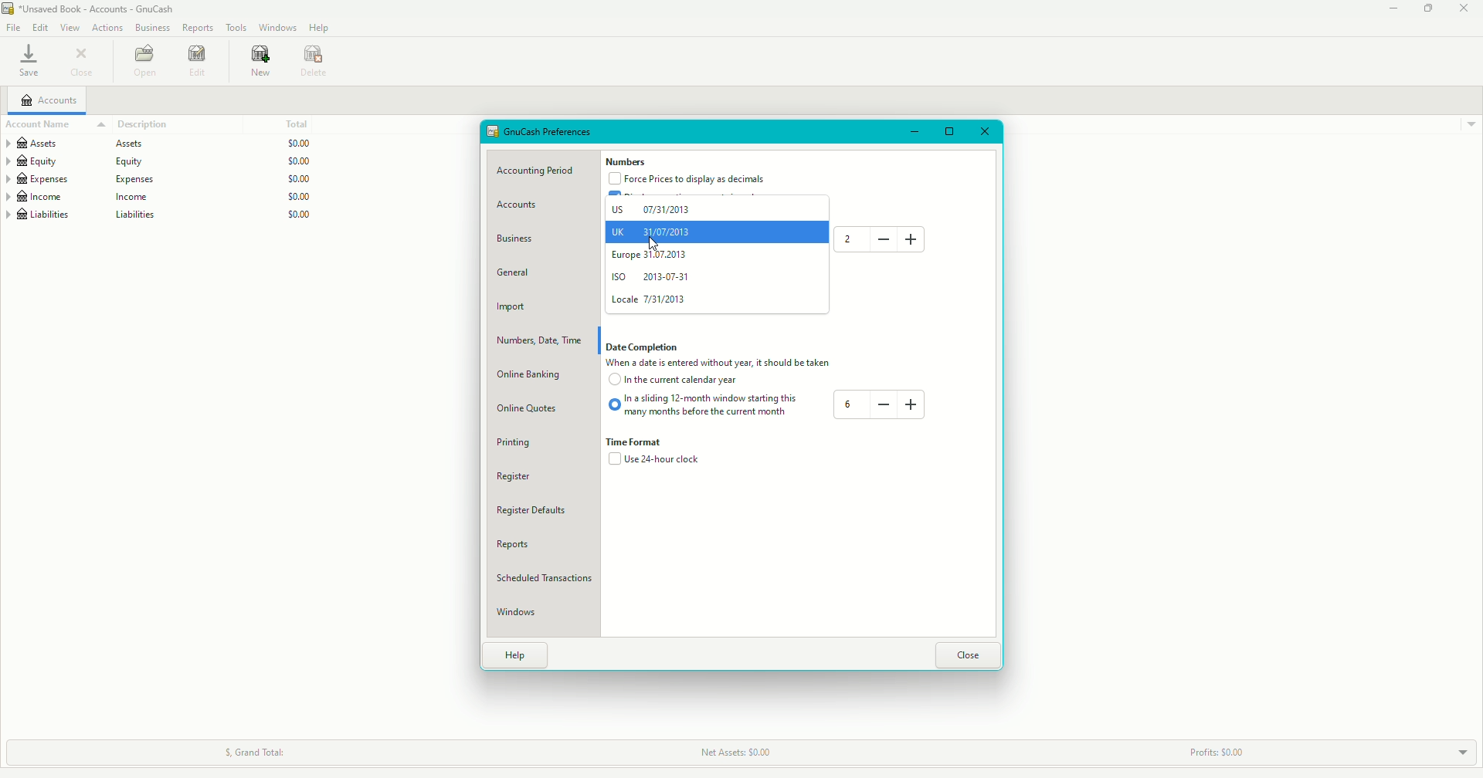 The image size is (1483, 778). What do you see at coordinates (1428, 9) in the screenshot?
I see `Restore` at bounding box center [1428, 9].